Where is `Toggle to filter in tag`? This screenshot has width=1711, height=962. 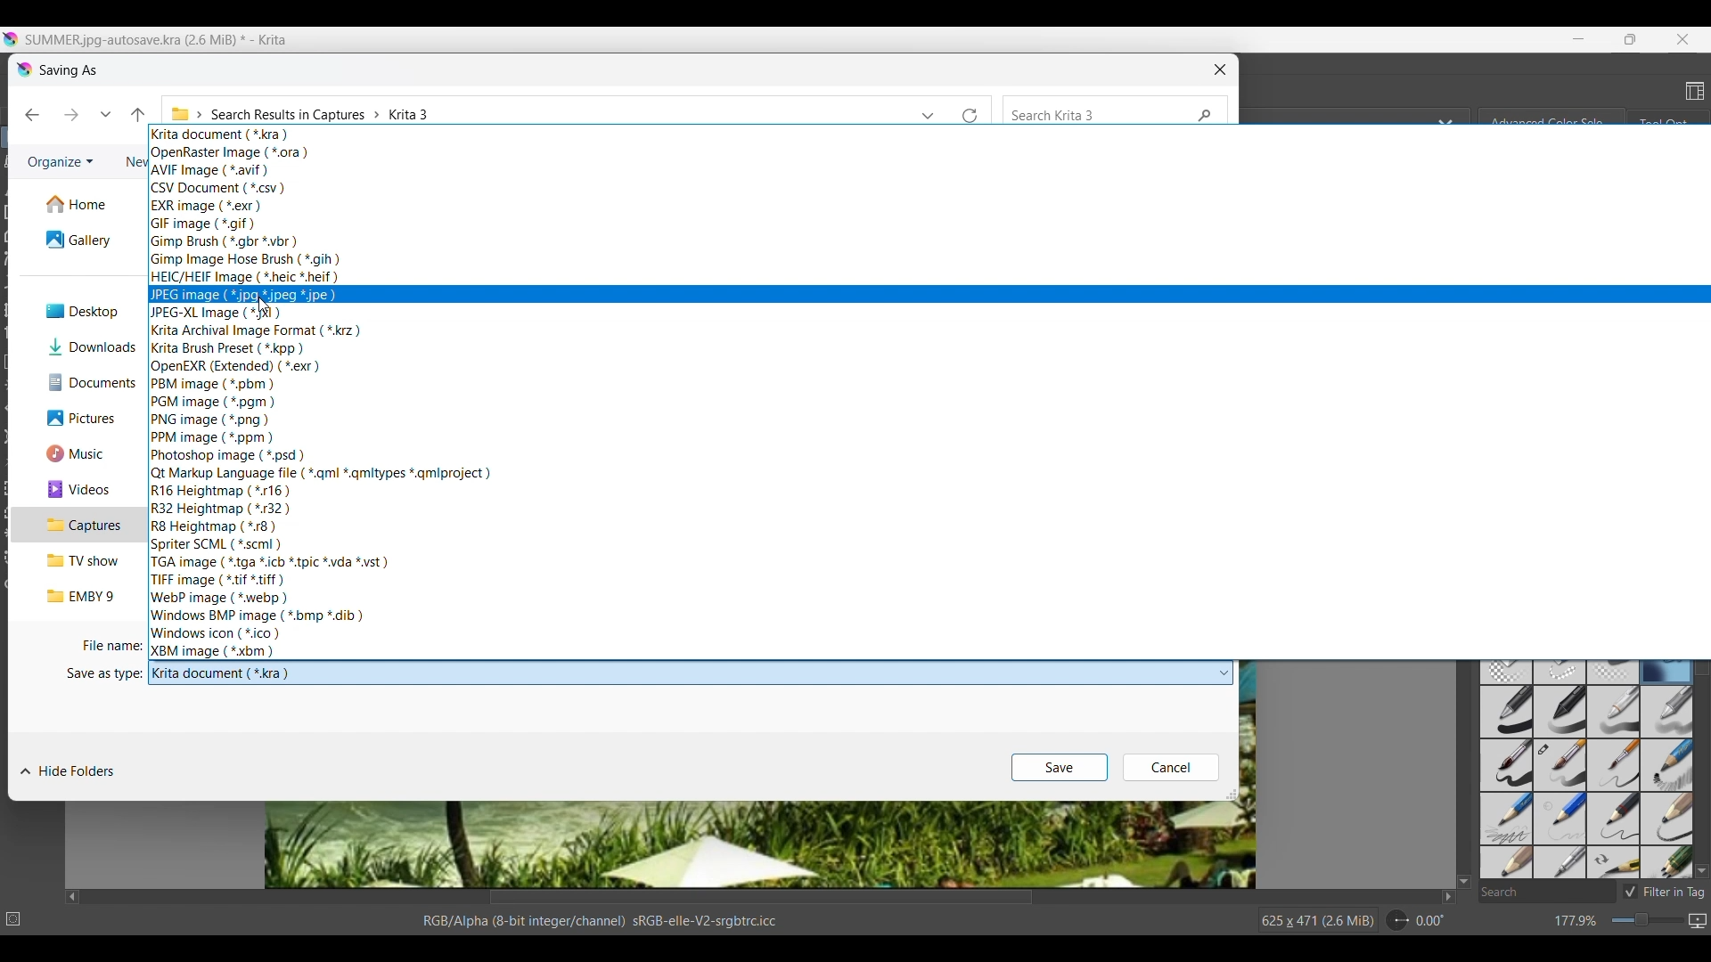
Toggle to filter in tag is located at coordinates (1664, 892).